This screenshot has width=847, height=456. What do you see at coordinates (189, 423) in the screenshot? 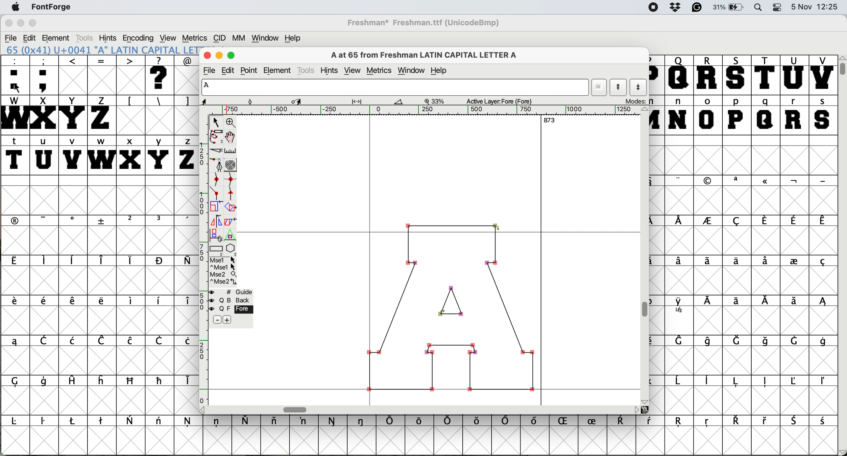
I see `symbol` at bounding box center [189, 423].